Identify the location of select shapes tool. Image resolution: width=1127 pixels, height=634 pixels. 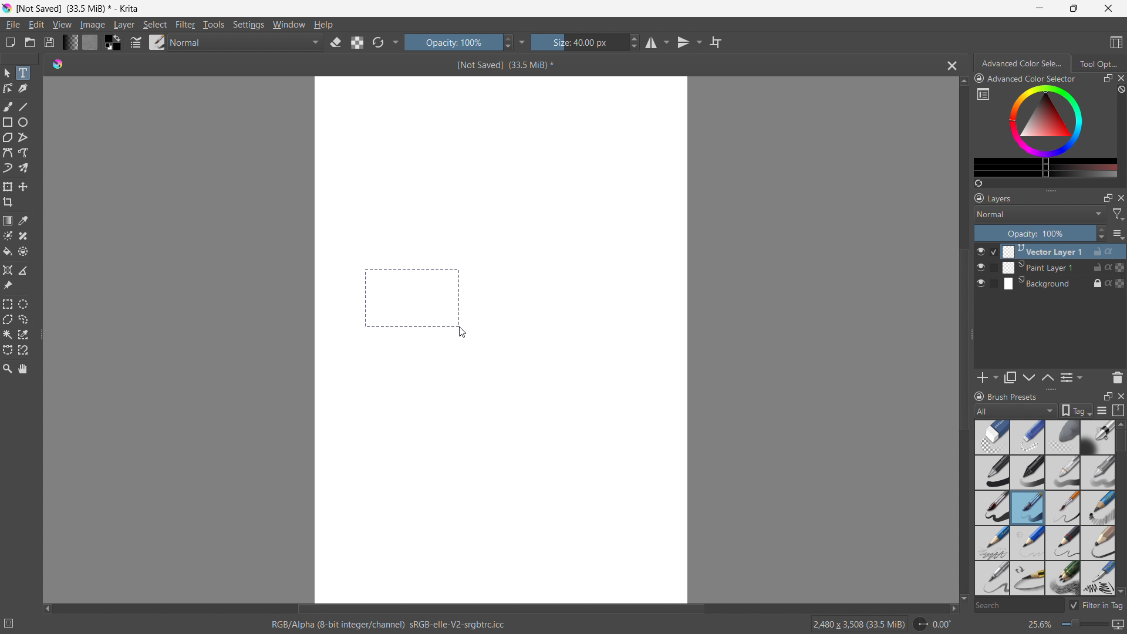
(6, 73).